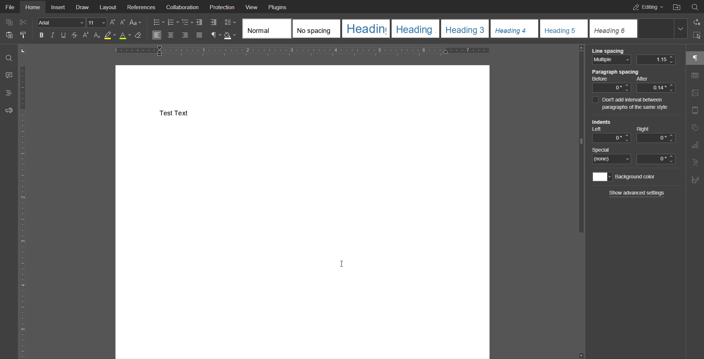 This screenshot has width=704, height=359. What do you see at coordinates (83, 7) in the screenshot?
I see `Draw` at bounding box center [83, 7].